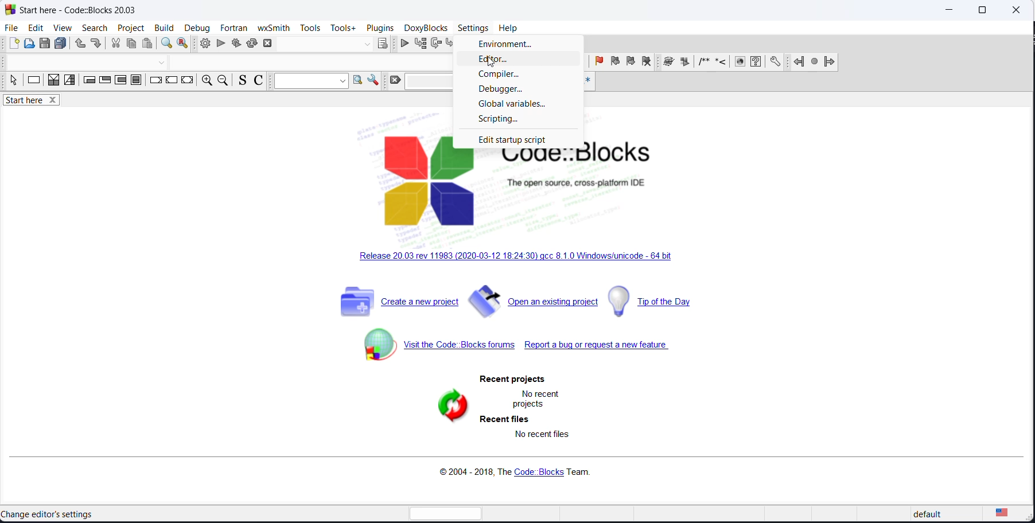 The height and width of the screenshot is (523, 1035). Describe the element at coordinates (34, 82) in the screenshot. I see `instruction` at that location.